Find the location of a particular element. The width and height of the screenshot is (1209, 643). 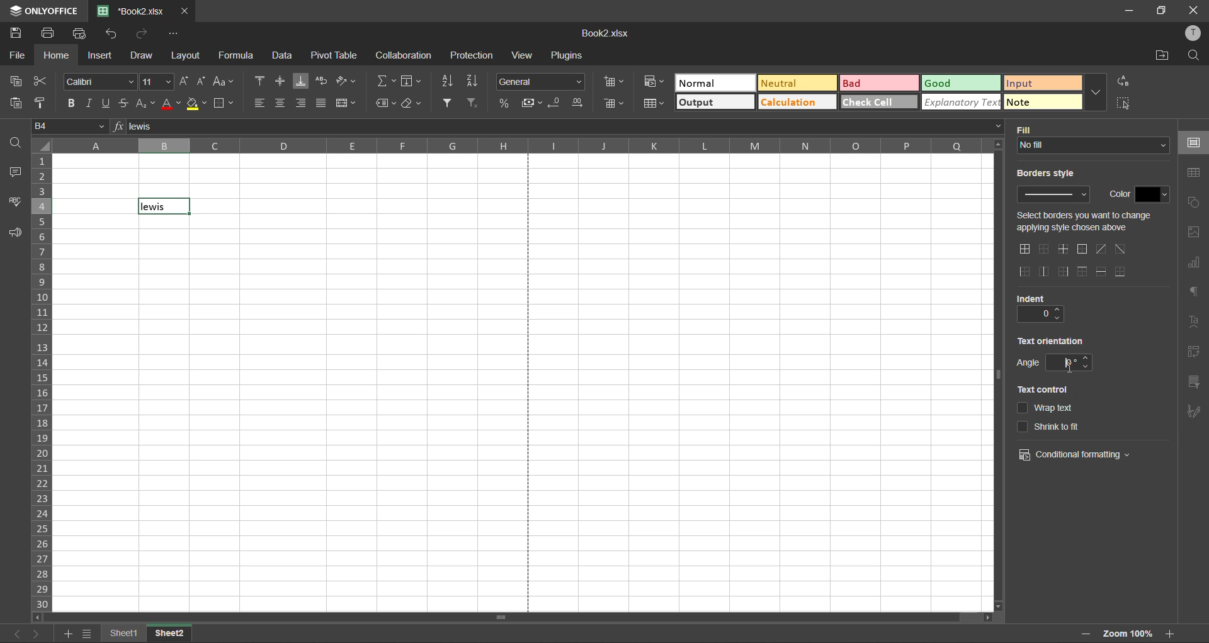

move down is located at coordinates (996, 607).